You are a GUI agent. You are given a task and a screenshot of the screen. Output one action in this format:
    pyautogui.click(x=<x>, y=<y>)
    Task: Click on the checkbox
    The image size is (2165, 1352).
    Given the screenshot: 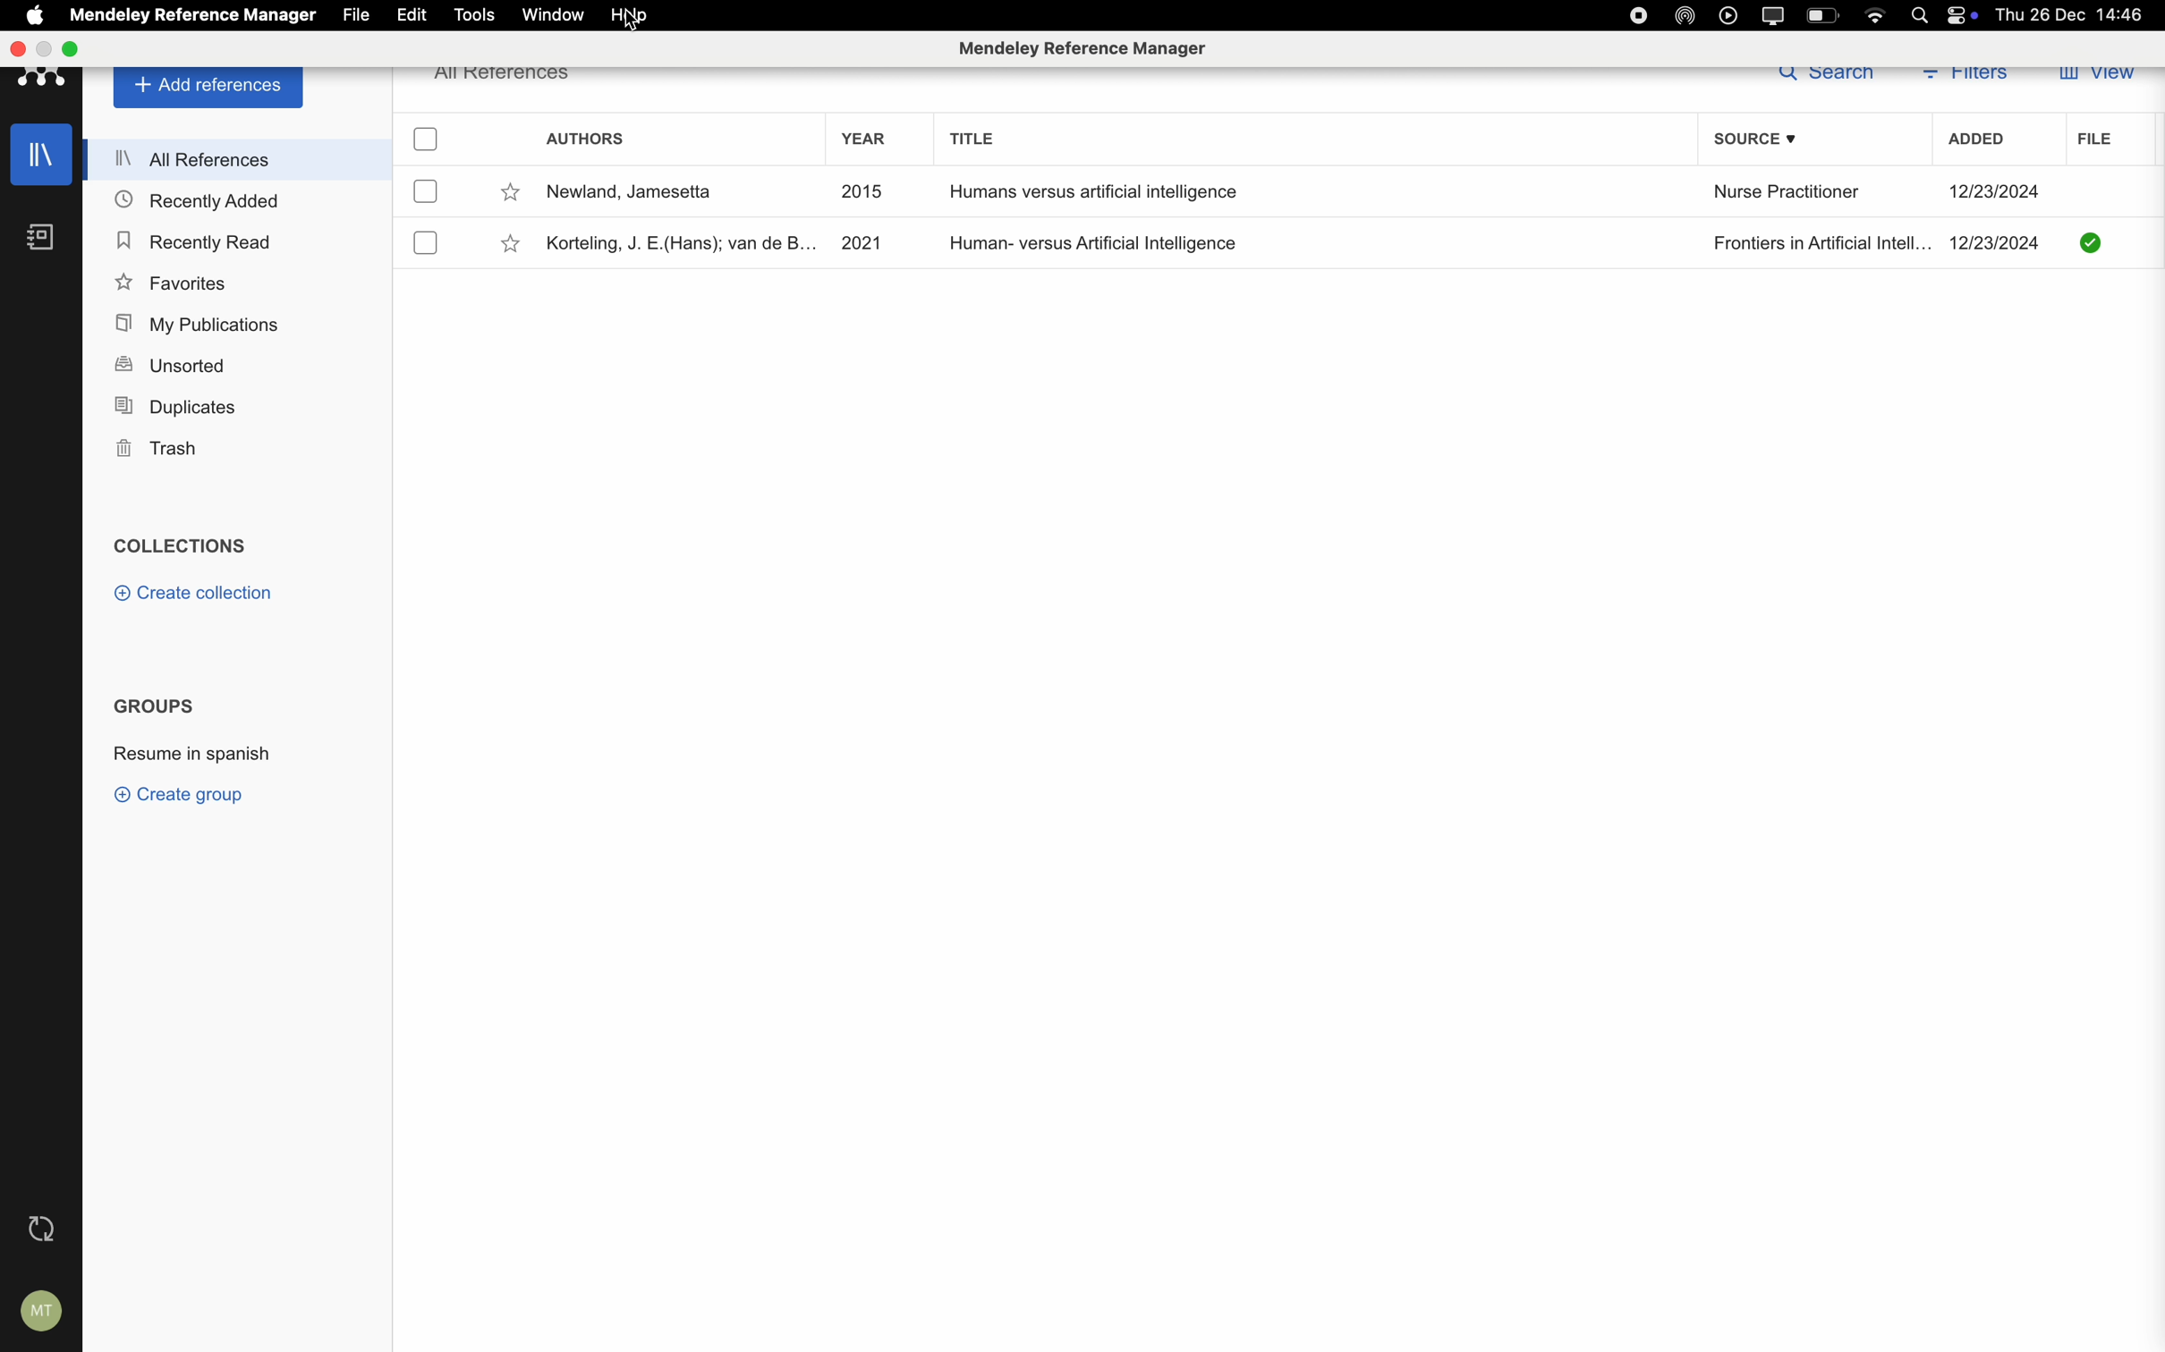 What is the action you would take?
    pyautogui.click(x=428, y=242)
    